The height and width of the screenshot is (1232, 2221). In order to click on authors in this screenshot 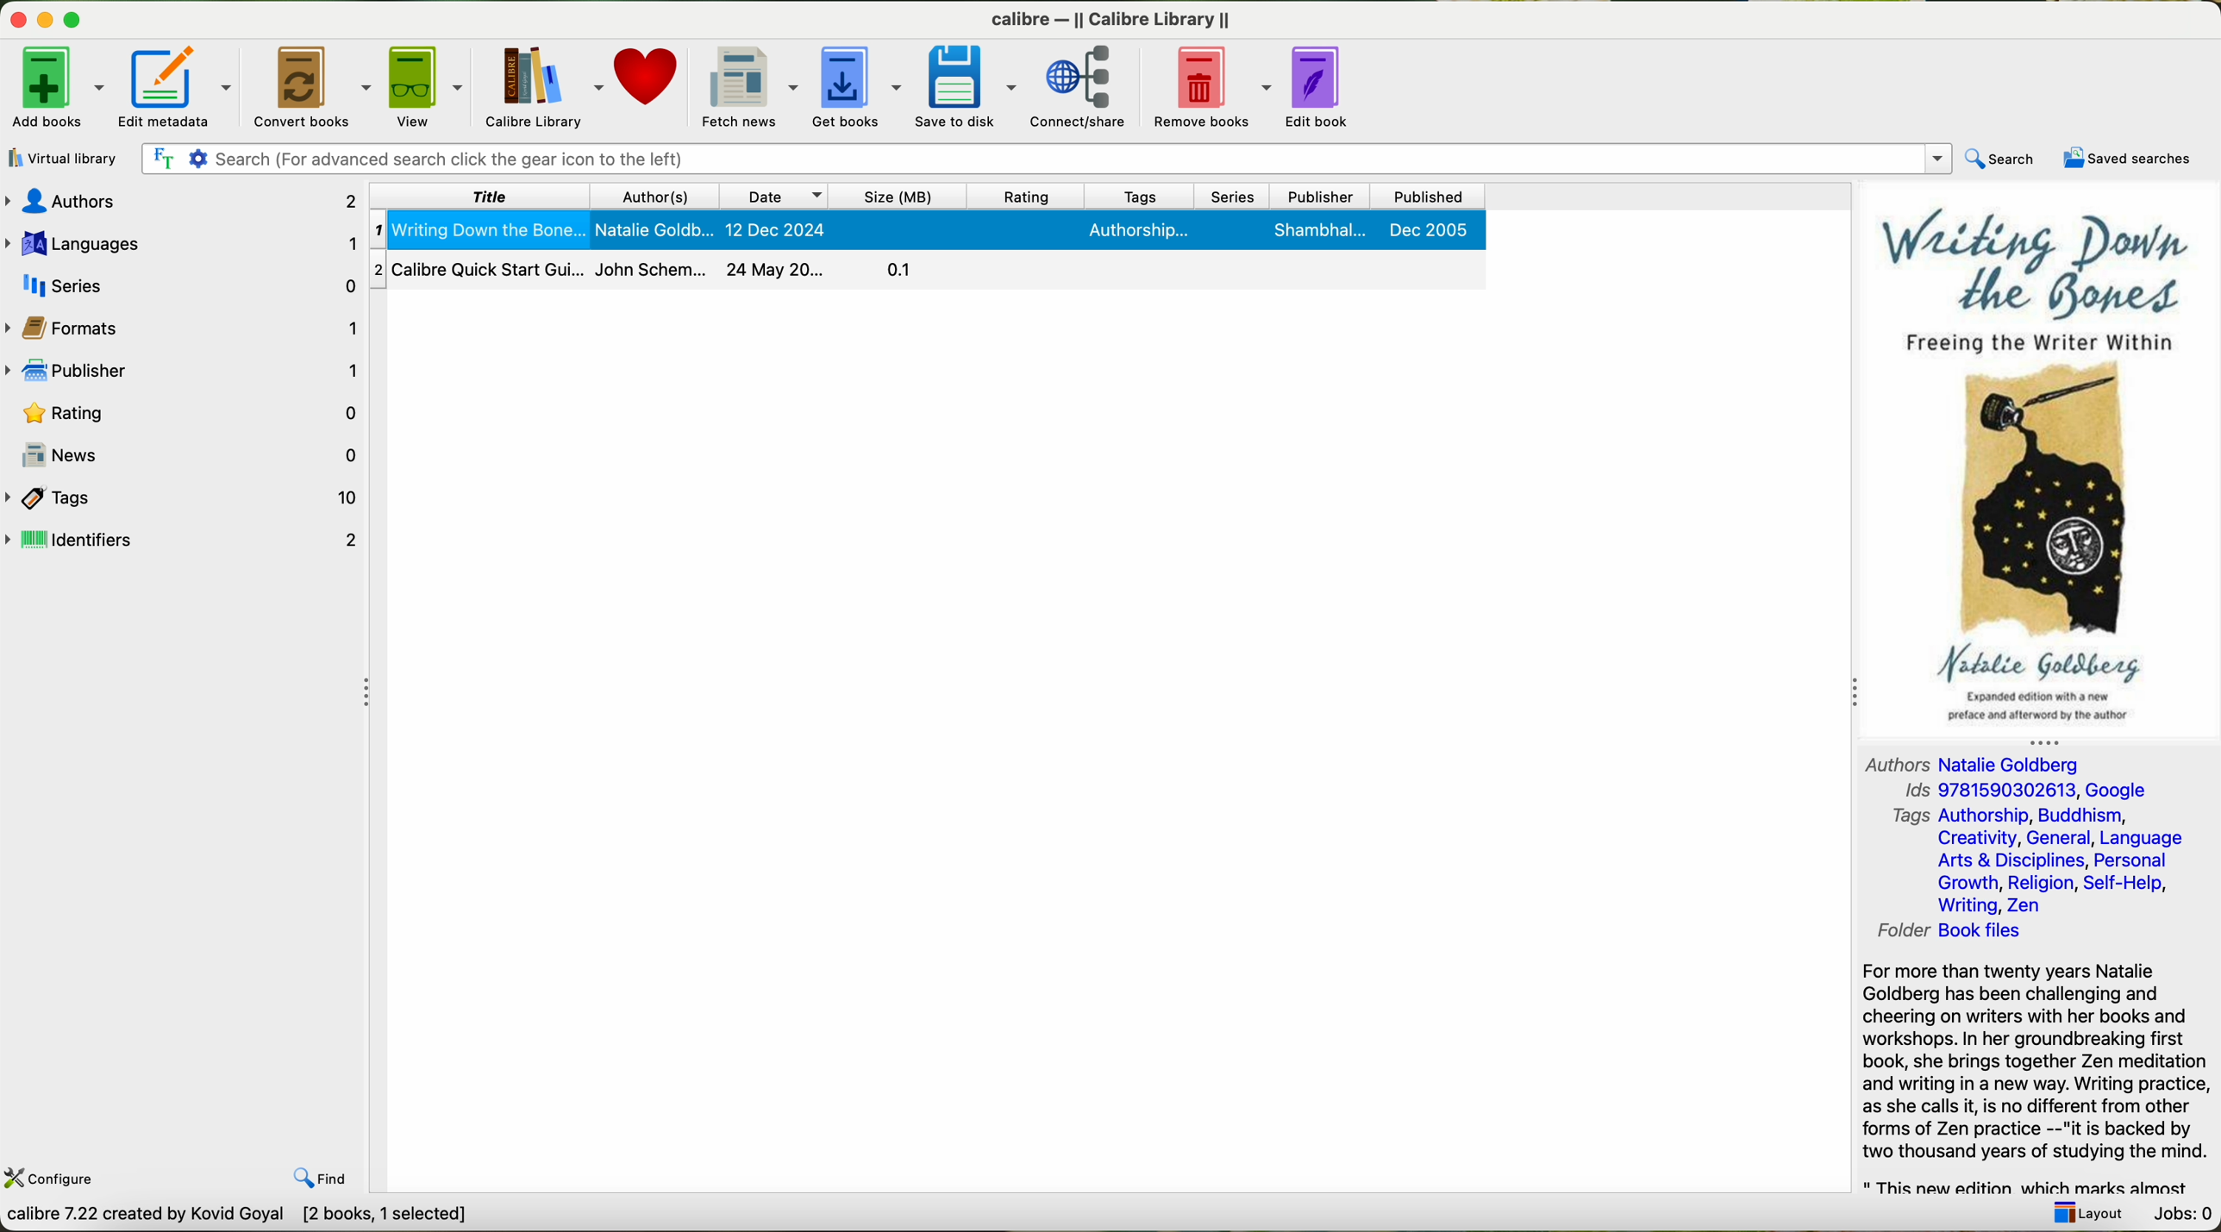, I will do `click(1986, 764)`.